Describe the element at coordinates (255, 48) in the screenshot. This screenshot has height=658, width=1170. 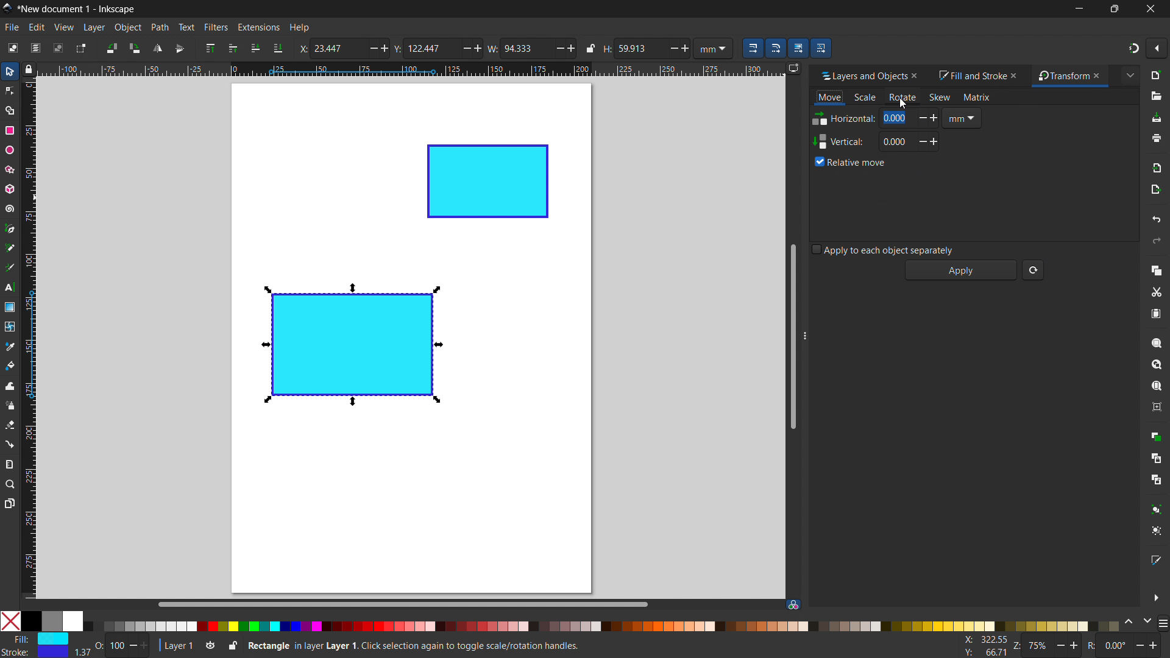
I see `lower` at that location.